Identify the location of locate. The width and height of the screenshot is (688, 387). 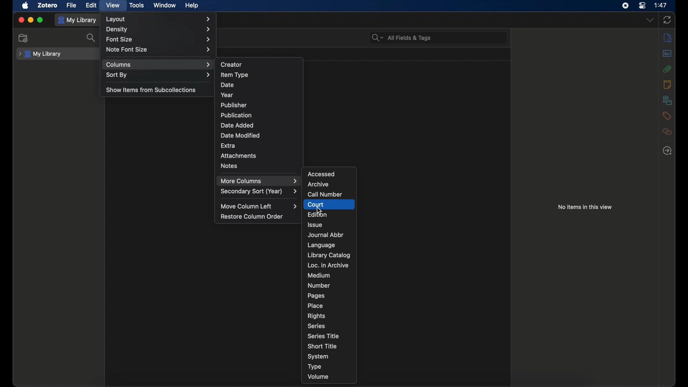
(667, 150).